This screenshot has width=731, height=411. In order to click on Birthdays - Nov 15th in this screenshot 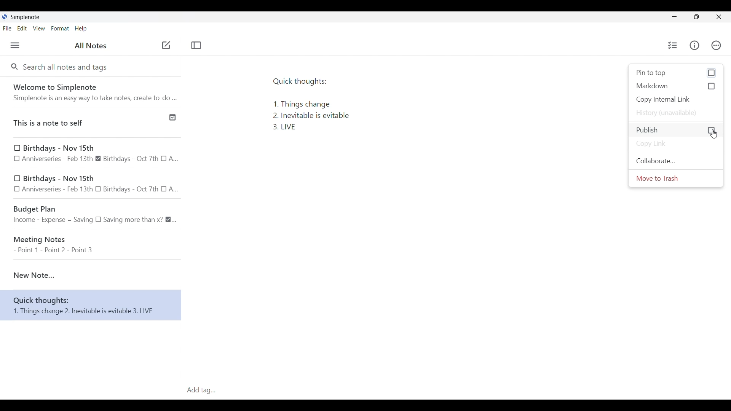, I will do `click(91, 183)`.